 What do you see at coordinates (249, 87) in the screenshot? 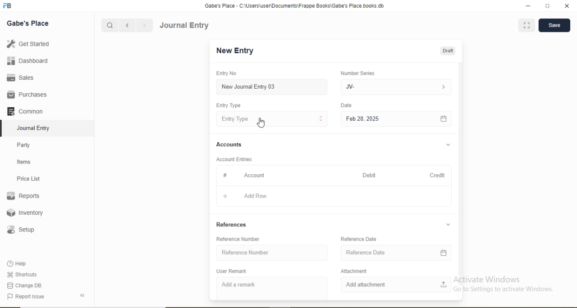
I see `New Journal Entry 03` at bounding box center [249, 87].